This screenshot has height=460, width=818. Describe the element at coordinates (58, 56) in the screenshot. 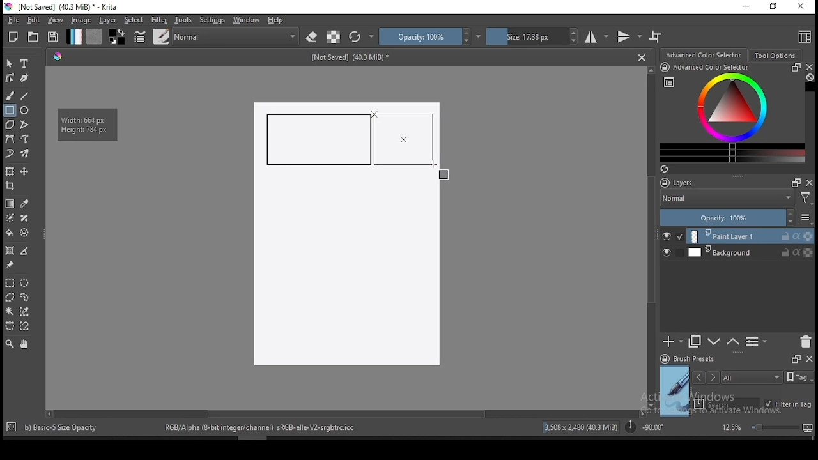

I see `Hue` at that location.